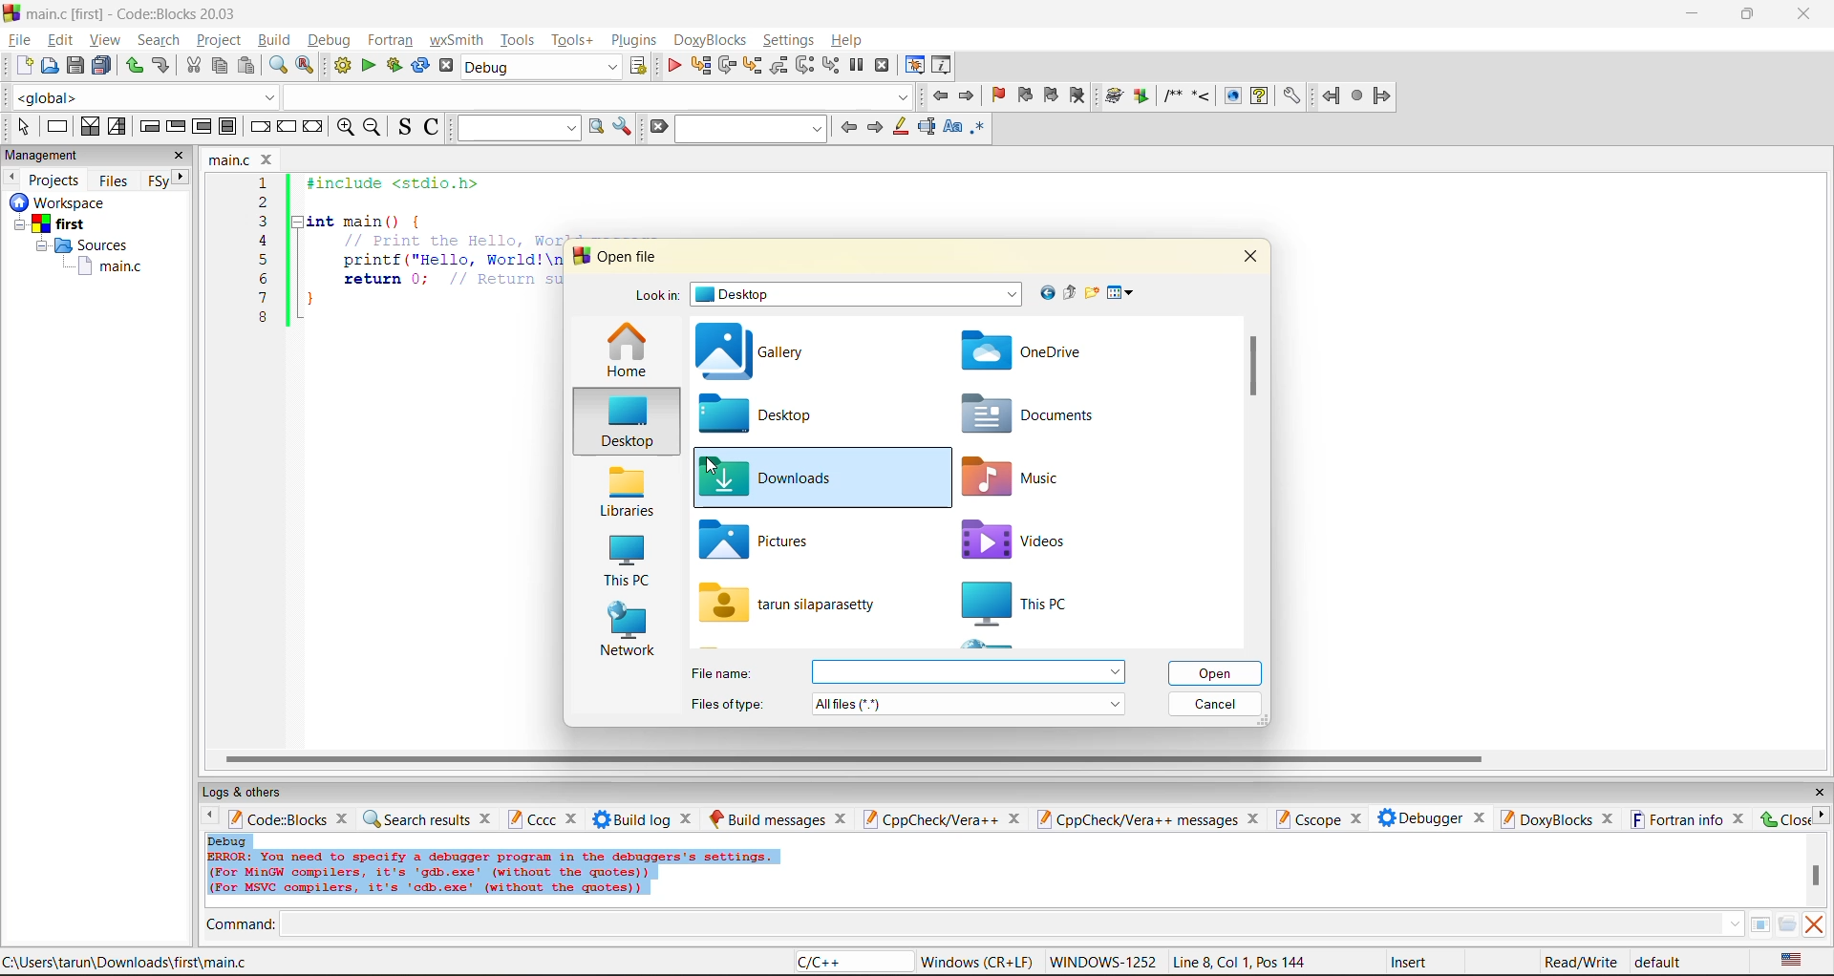 The width and height of the screenshot is (1834, 976). Describe the element at coordinates (1545, 818) in the screenshot. I see `doxyblocks` at that location.